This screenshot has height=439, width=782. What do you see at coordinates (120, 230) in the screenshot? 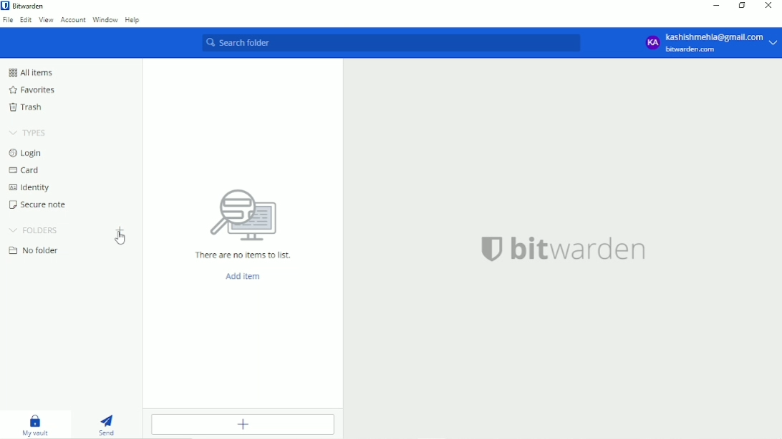
I see `Add folder` at bounding box center [120, 230].